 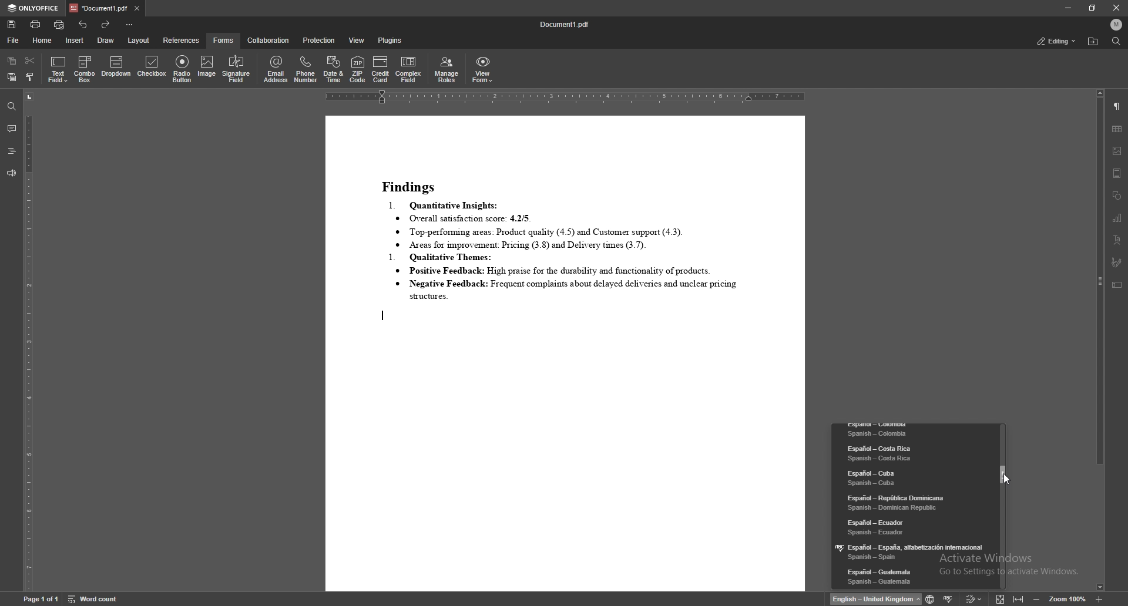 What do you see at coordinates (334, 69) in the screenshot?
I see `date and time` at bounding box center [334, 69].